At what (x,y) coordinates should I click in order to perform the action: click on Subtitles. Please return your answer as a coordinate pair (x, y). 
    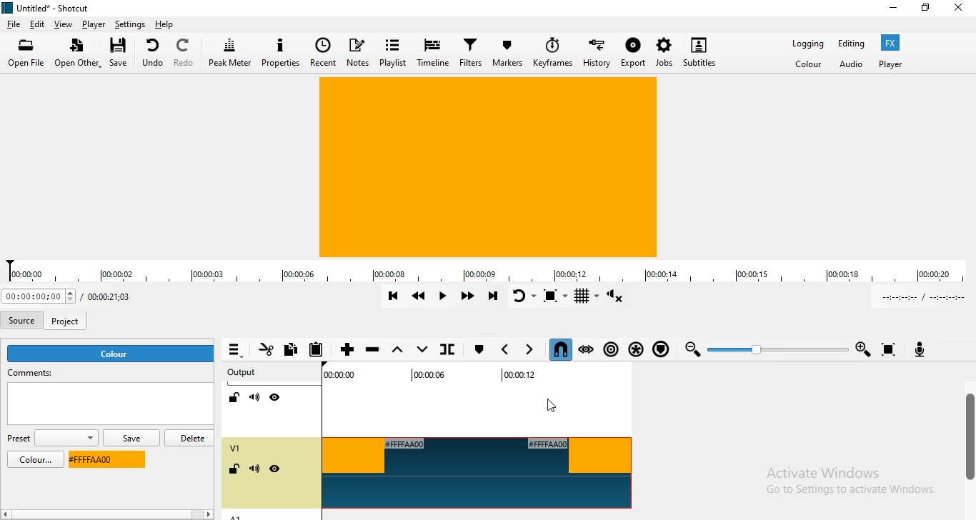
    Looking at the image, I should click on (700, 50).